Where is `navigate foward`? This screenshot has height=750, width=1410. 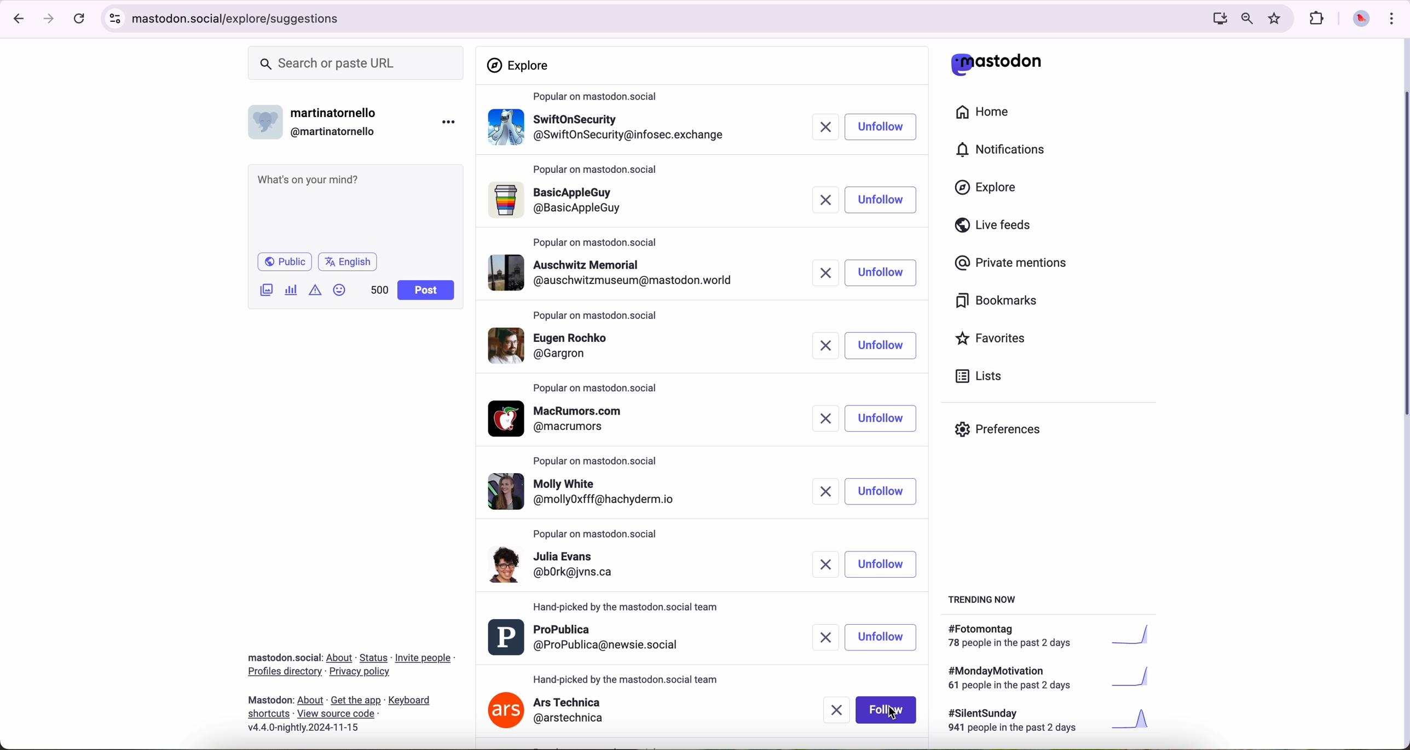 navigate foward is located at coordinates (49, 19).